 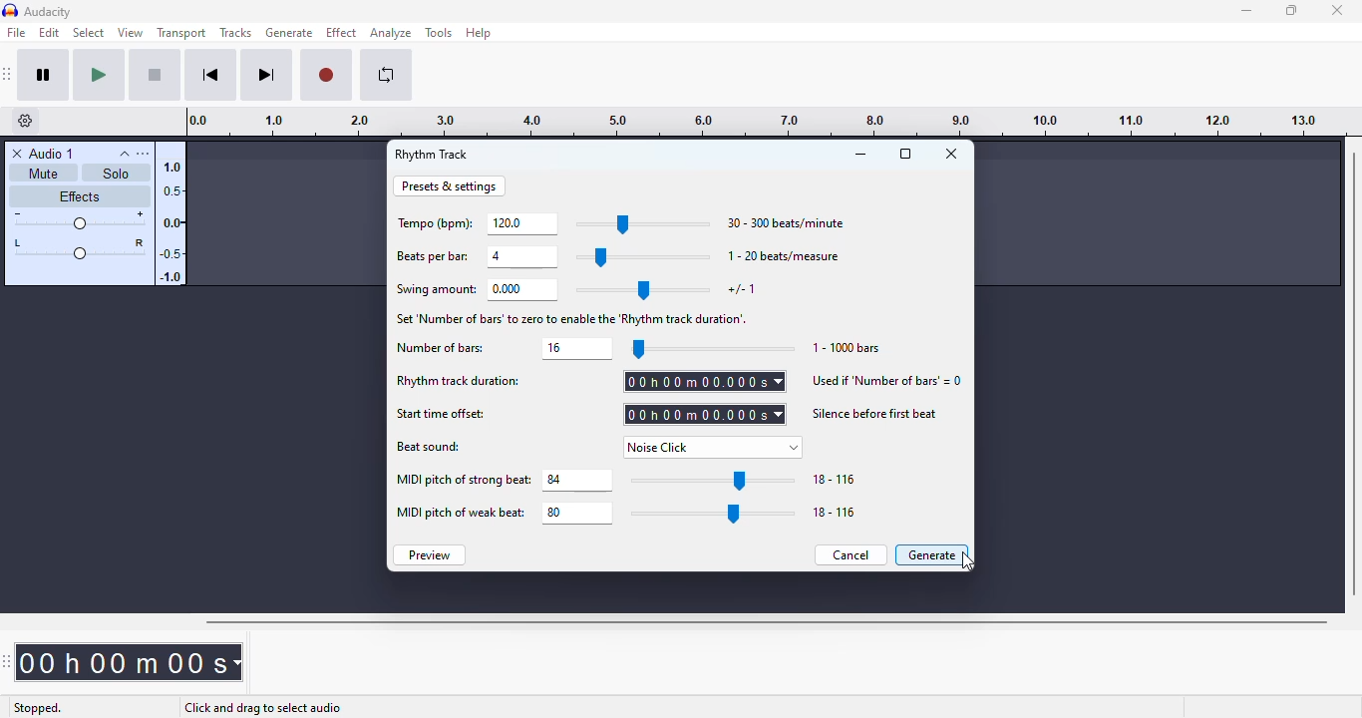 I want to click on slider, so click(x=643, y=257).